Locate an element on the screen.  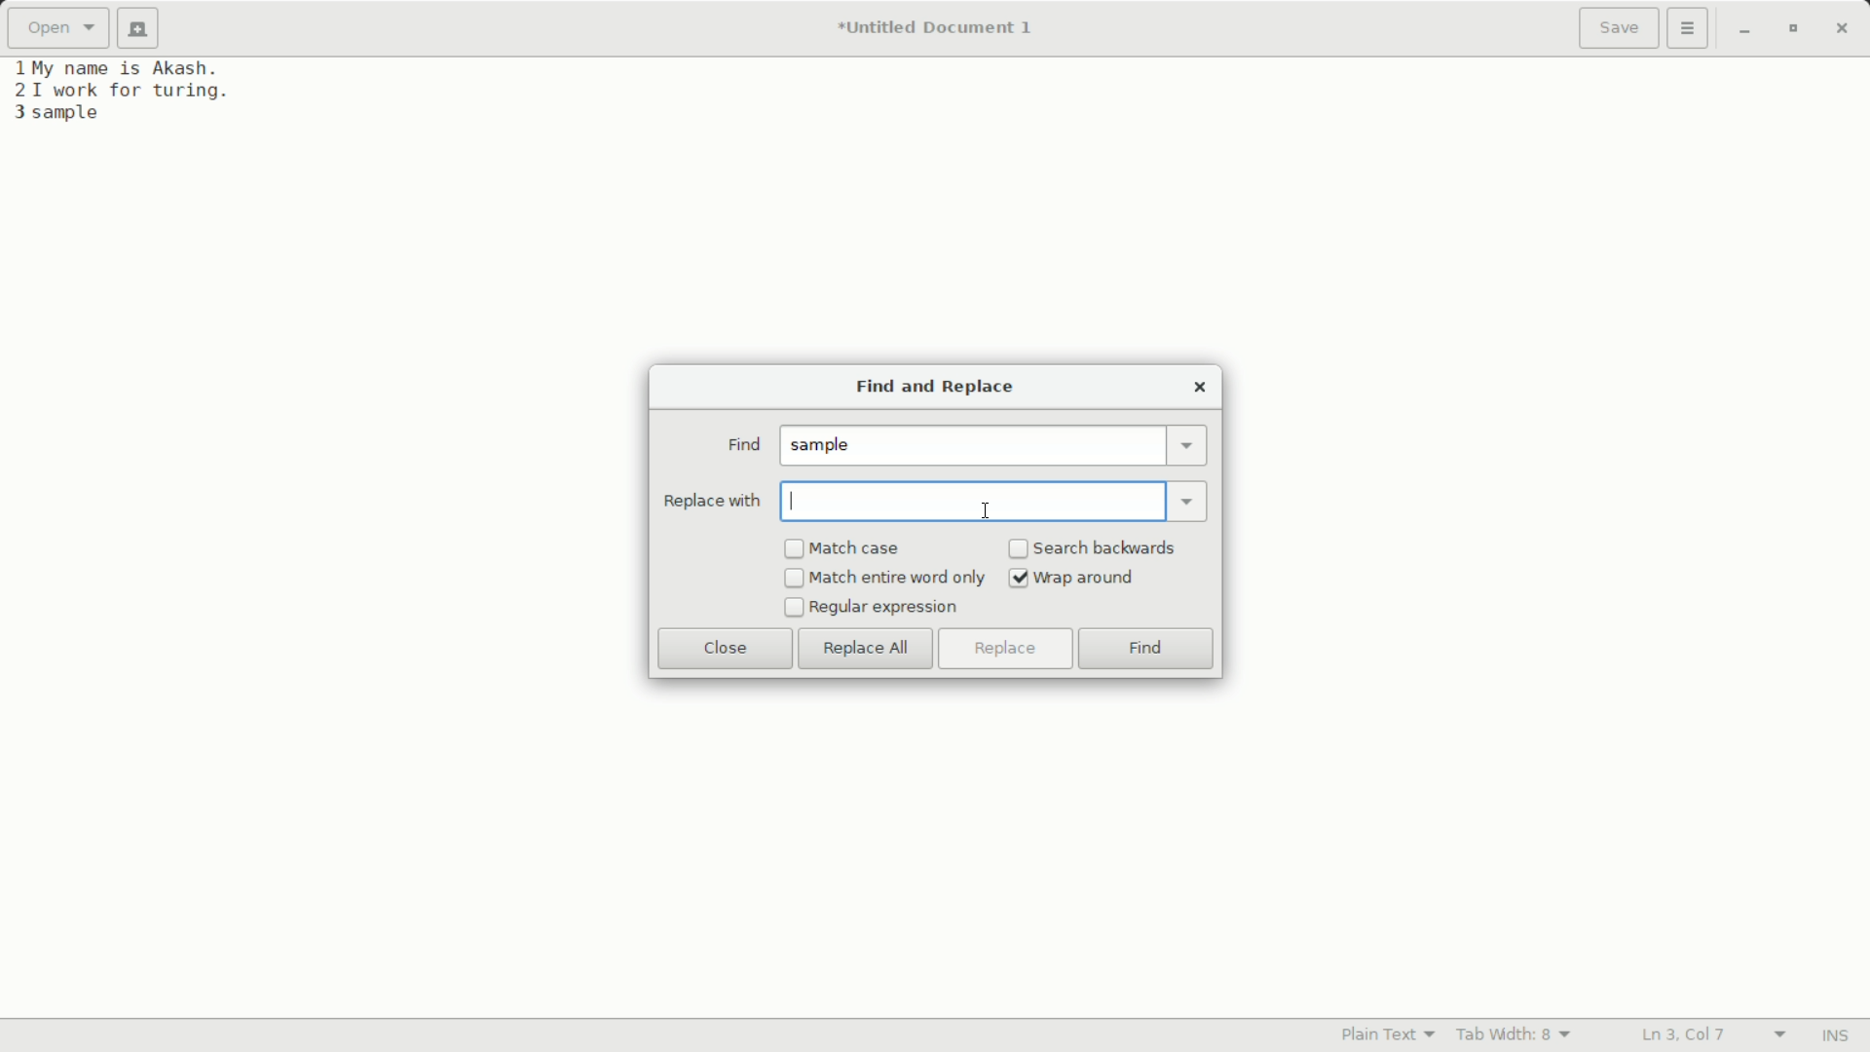
save is located at coordinates (1620, 30).